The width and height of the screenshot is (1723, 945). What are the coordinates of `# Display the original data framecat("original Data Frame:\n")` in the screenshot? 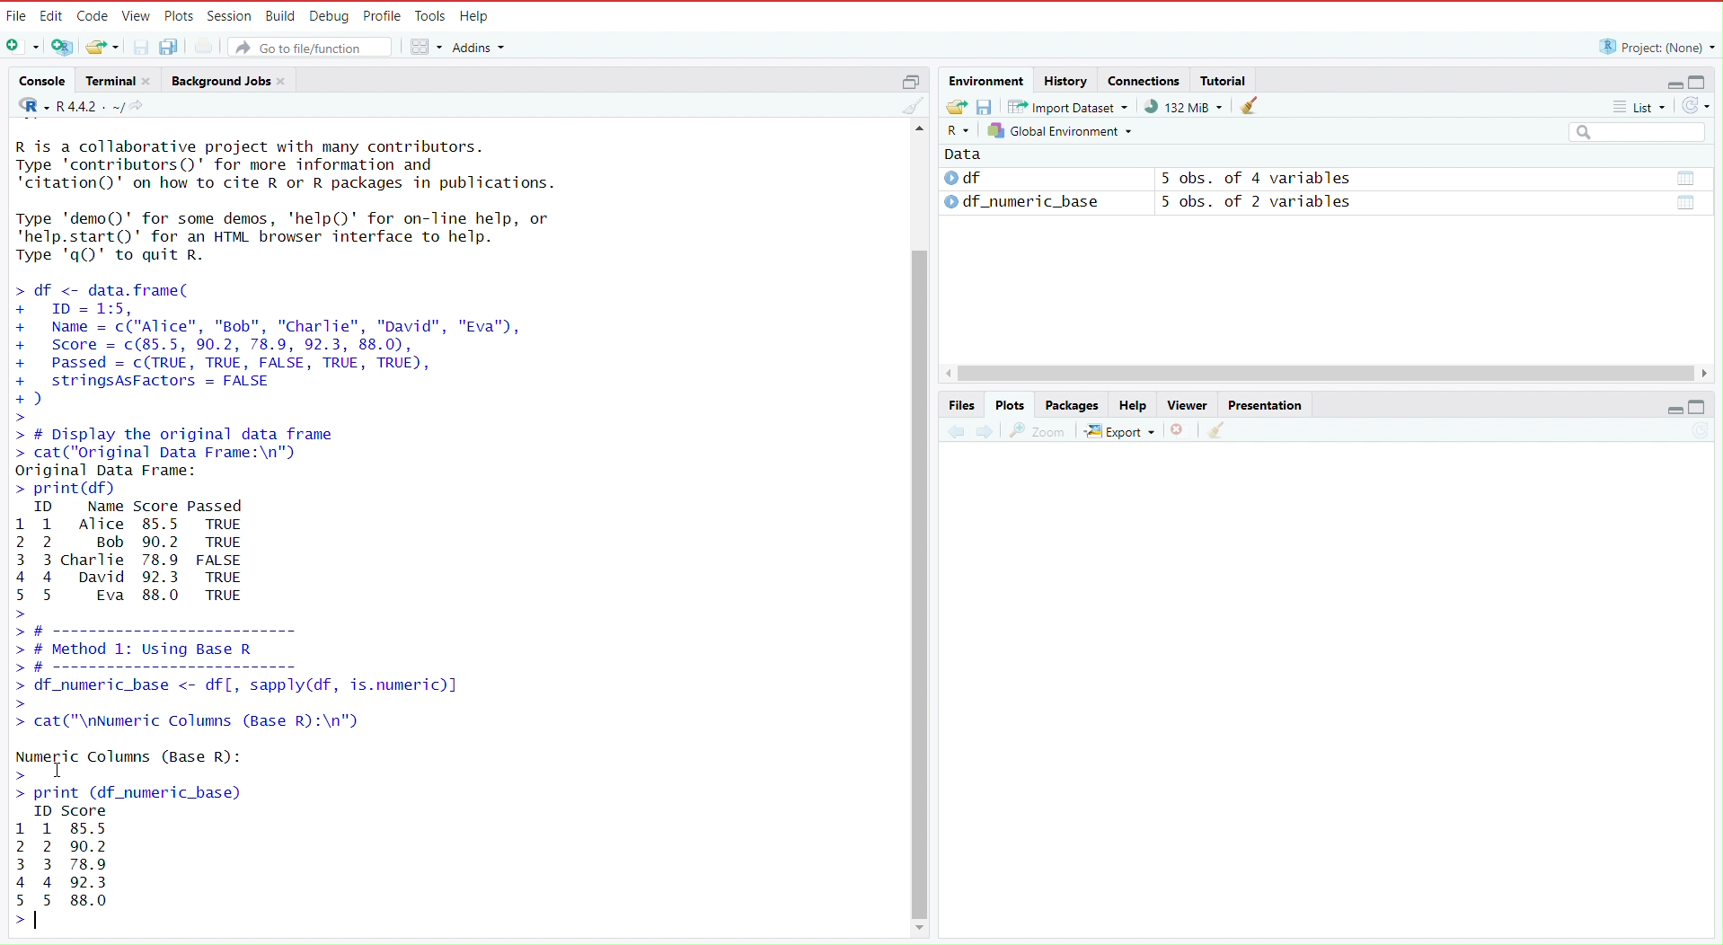 It's located at (191, 444).